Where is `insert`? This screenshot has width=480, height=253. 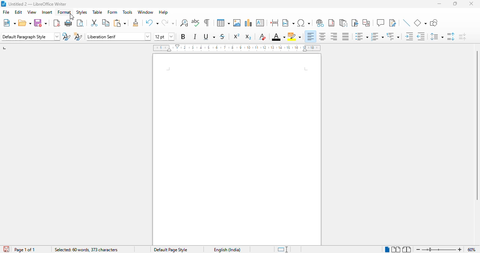
insert is located at coordinates (47, 12).